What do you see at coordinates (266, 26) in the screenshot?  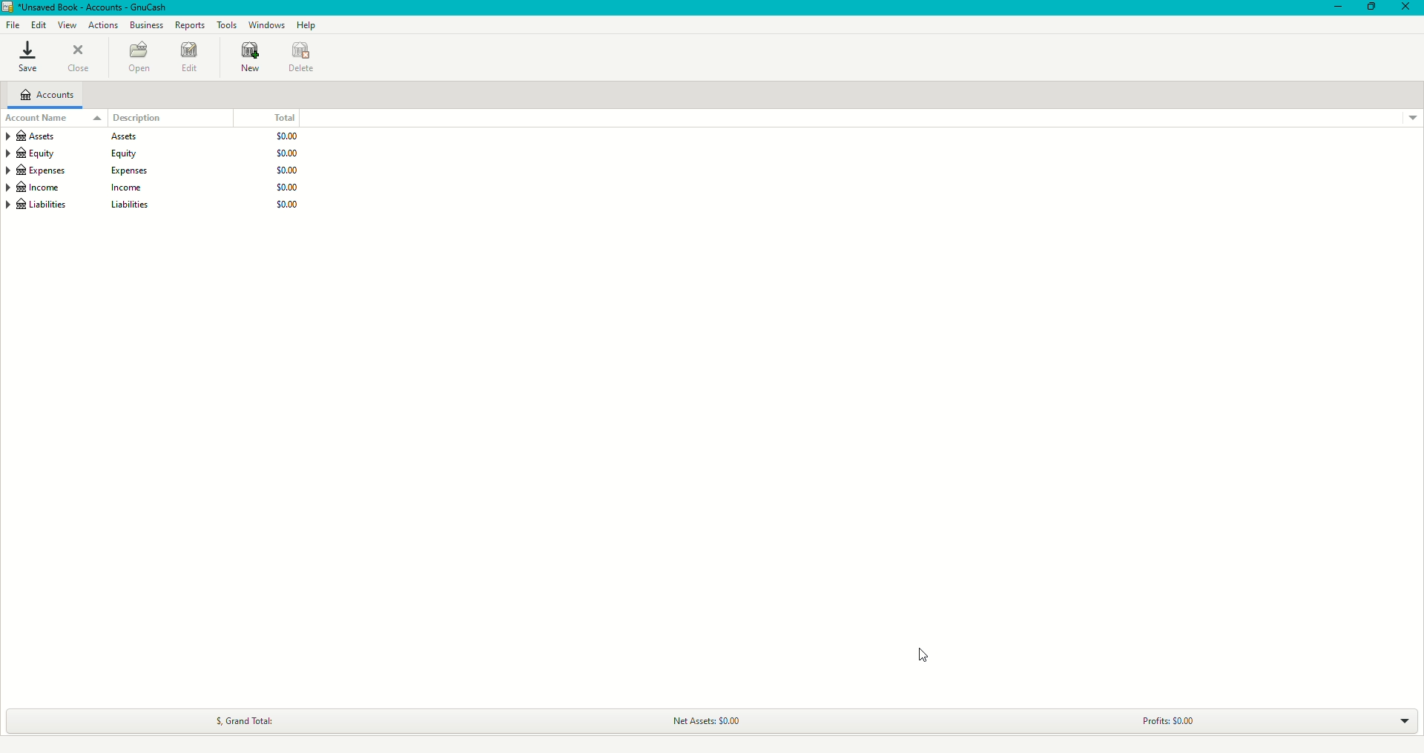 I see `Windows` at bounding box center [266, 26].